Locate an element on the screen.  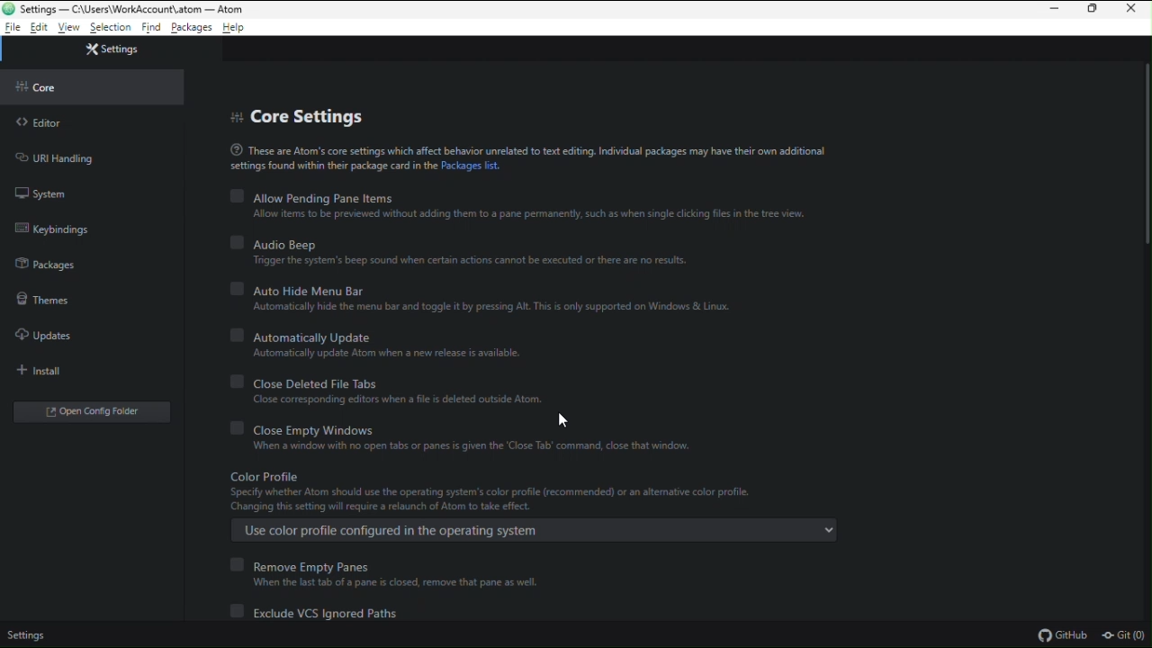
Remove empty panes is located at coordinates (388, 572).